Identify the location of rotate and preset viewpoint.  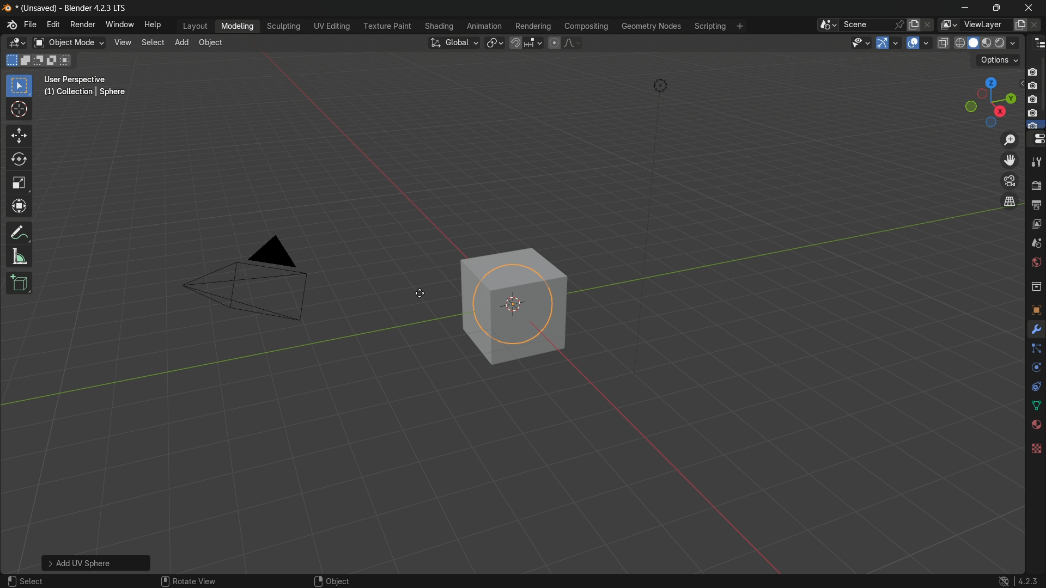
(988, 100).